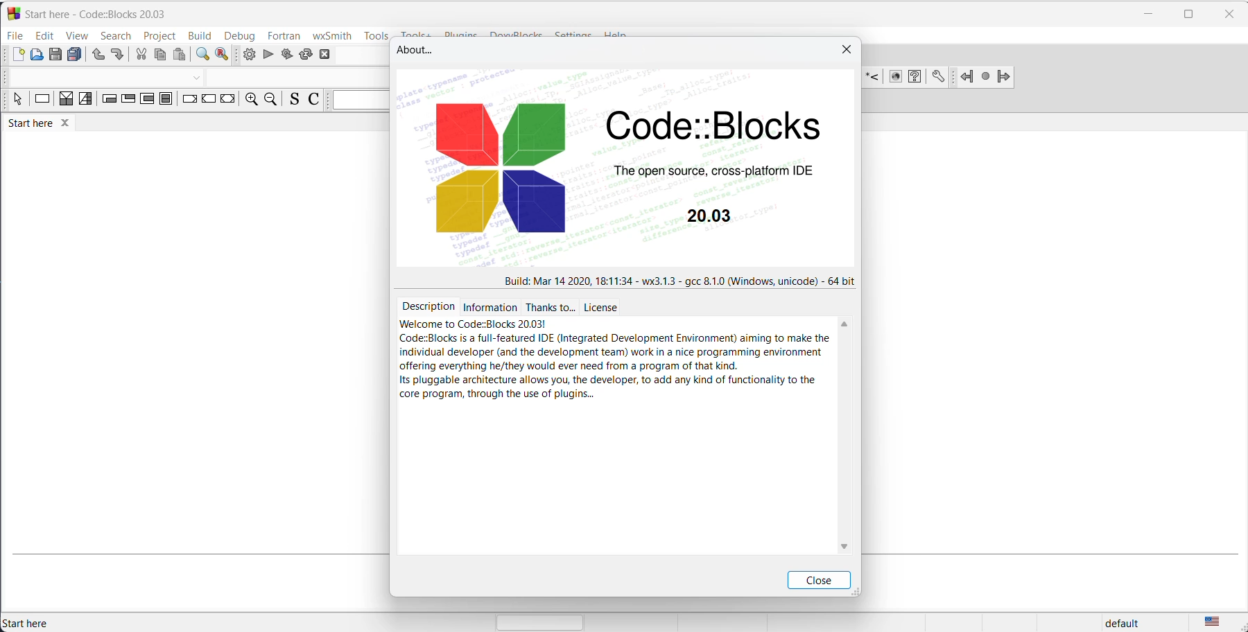 This screenshot has width=1248, height=632. What do you see at coordinates (167, 103) in the screenshot?
I see `block instruction` at bounding box center [167, 103].